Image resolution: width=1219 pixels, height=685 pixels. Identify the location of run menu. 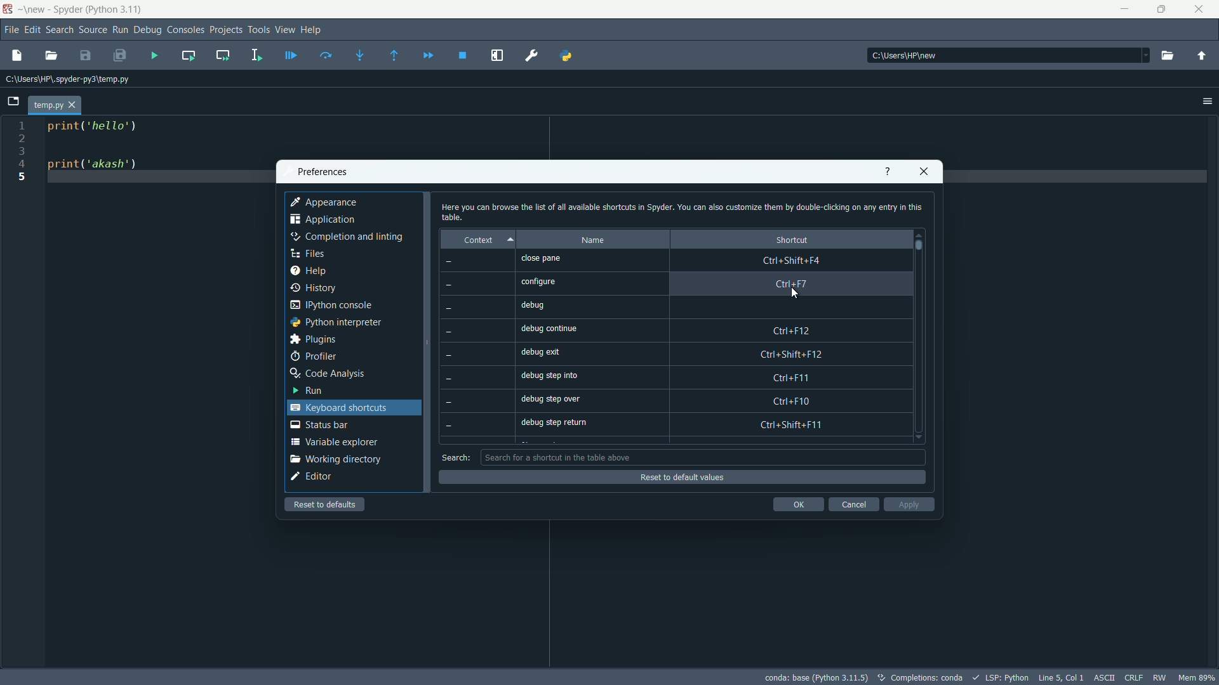
(120, 30).